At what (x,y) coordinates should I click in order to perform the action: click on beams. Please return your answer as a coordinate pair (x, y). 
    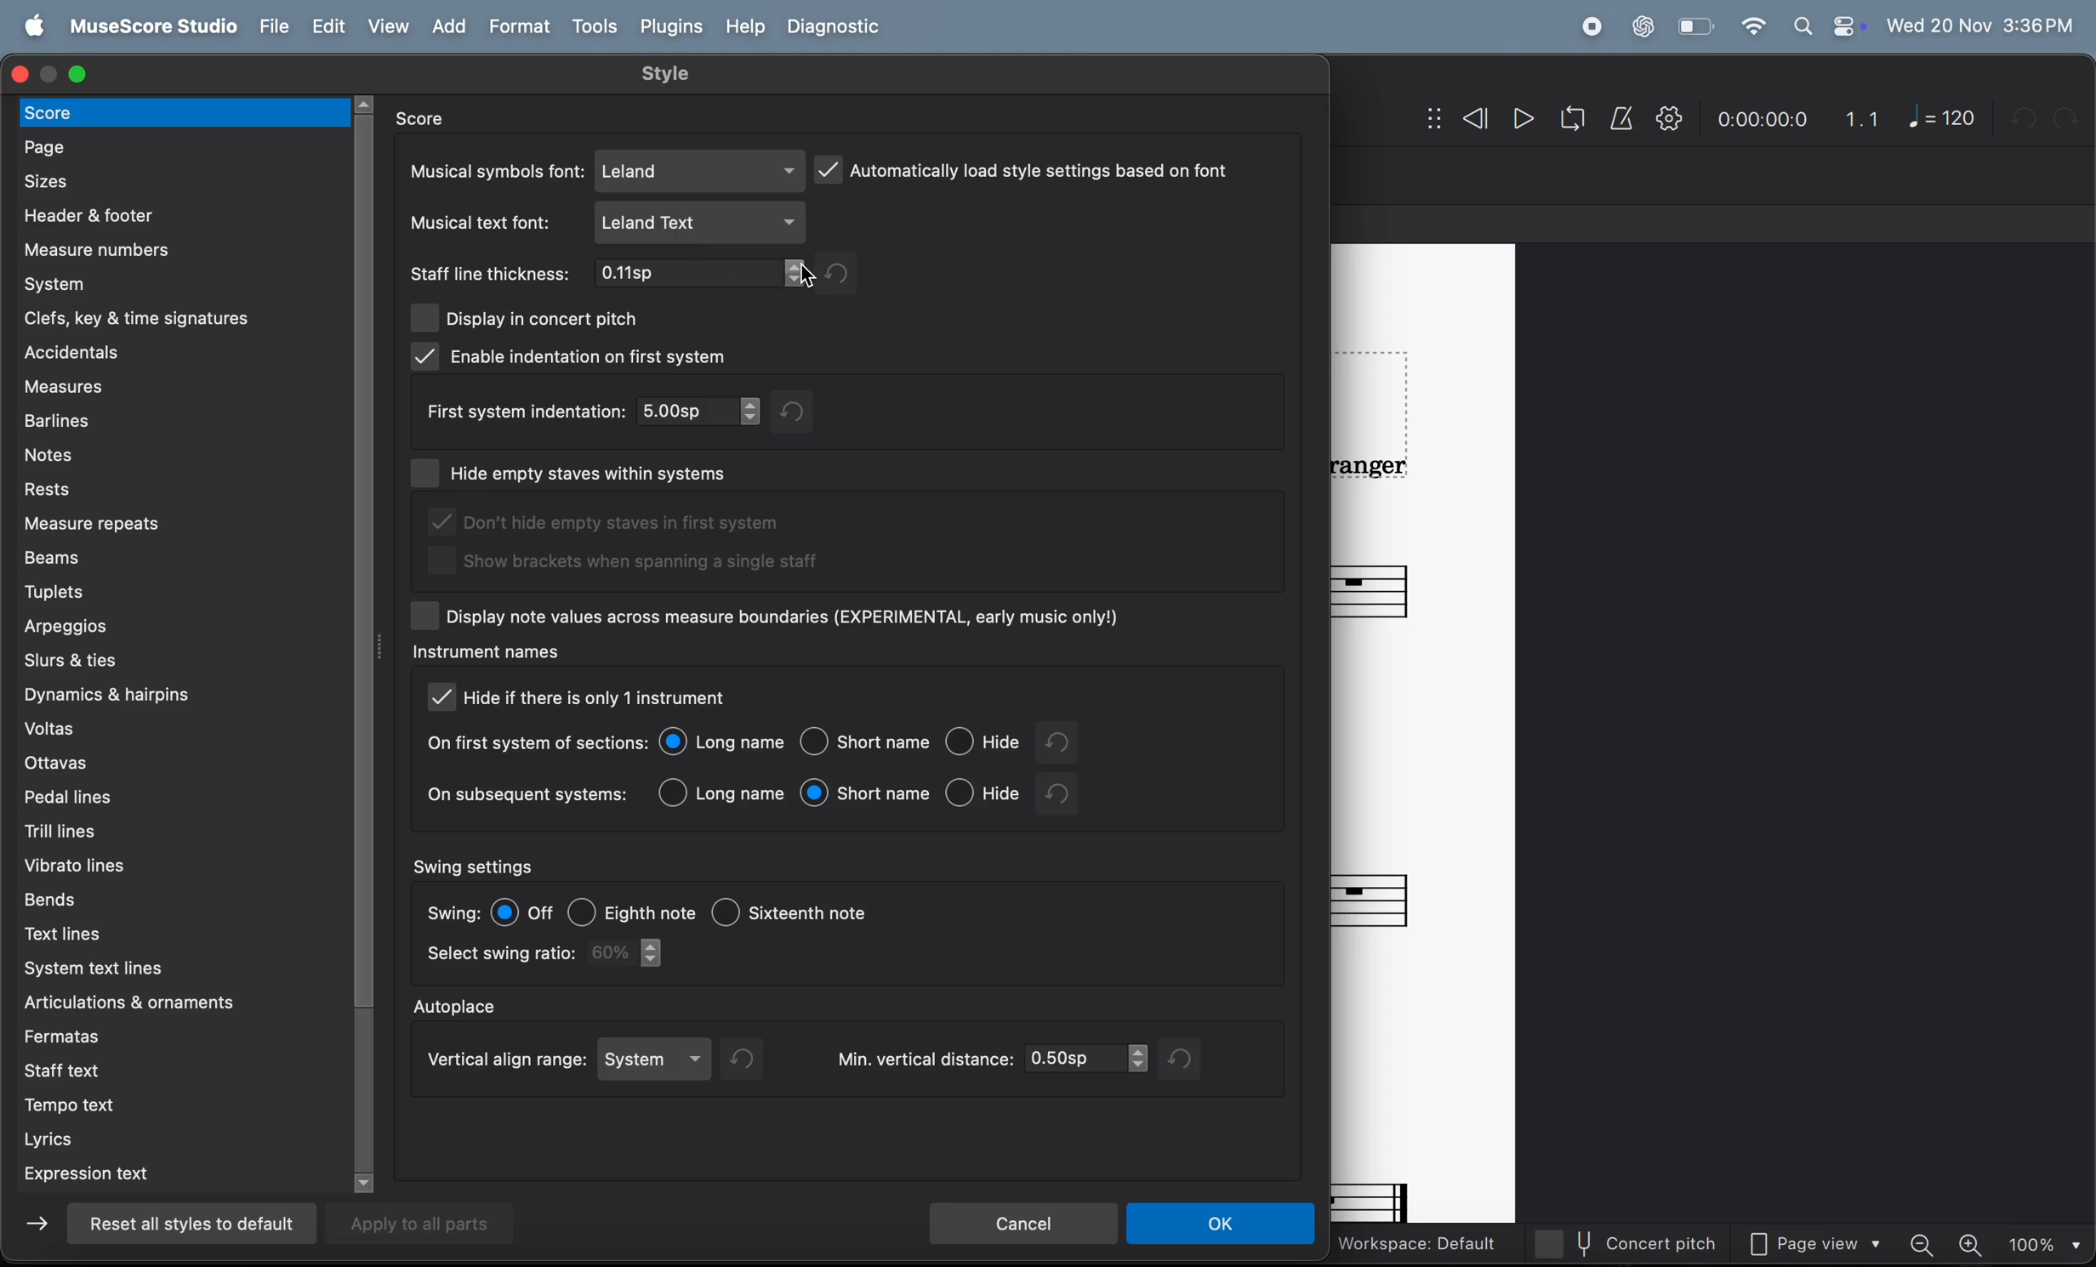
    Looking at the image, I should click on (183, 557).